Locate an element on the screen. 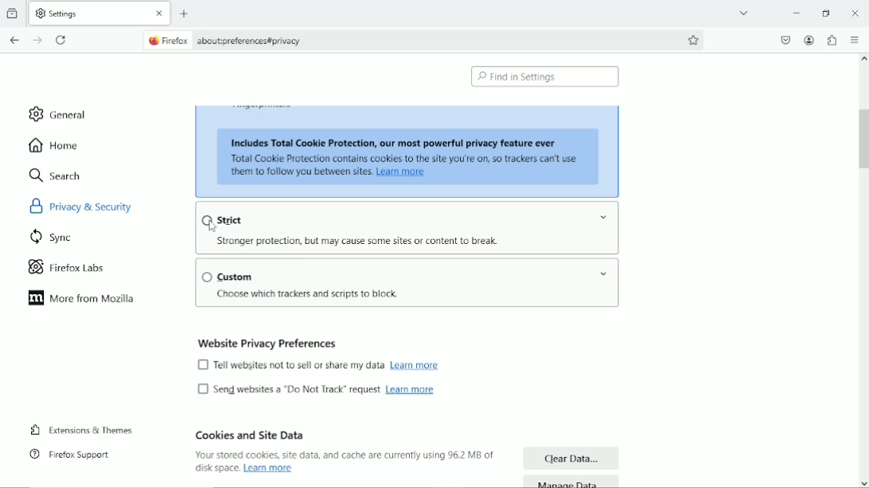 The width and height of the screenshot is (869, 488). find in settings is located at coordinates (545, 77).